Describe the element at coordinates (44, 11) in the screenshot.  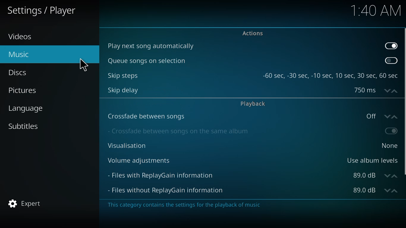
I see `player` at that location.